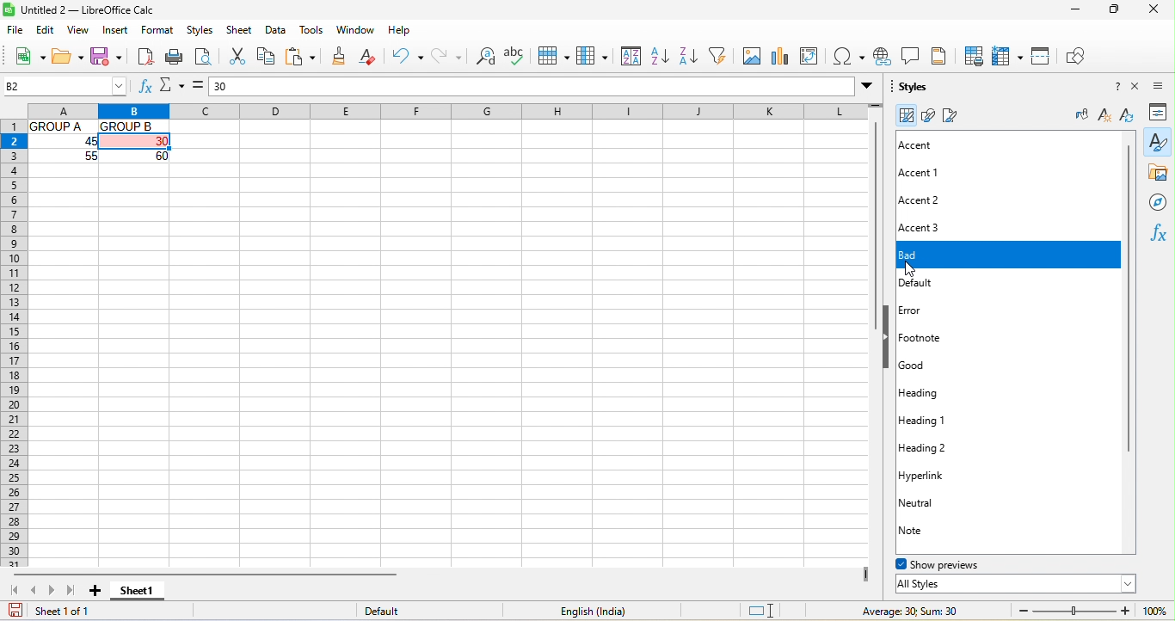 Image resolution: width=1175 pixels, height=621 pixels. I want to click on help, so click(1110, 89).